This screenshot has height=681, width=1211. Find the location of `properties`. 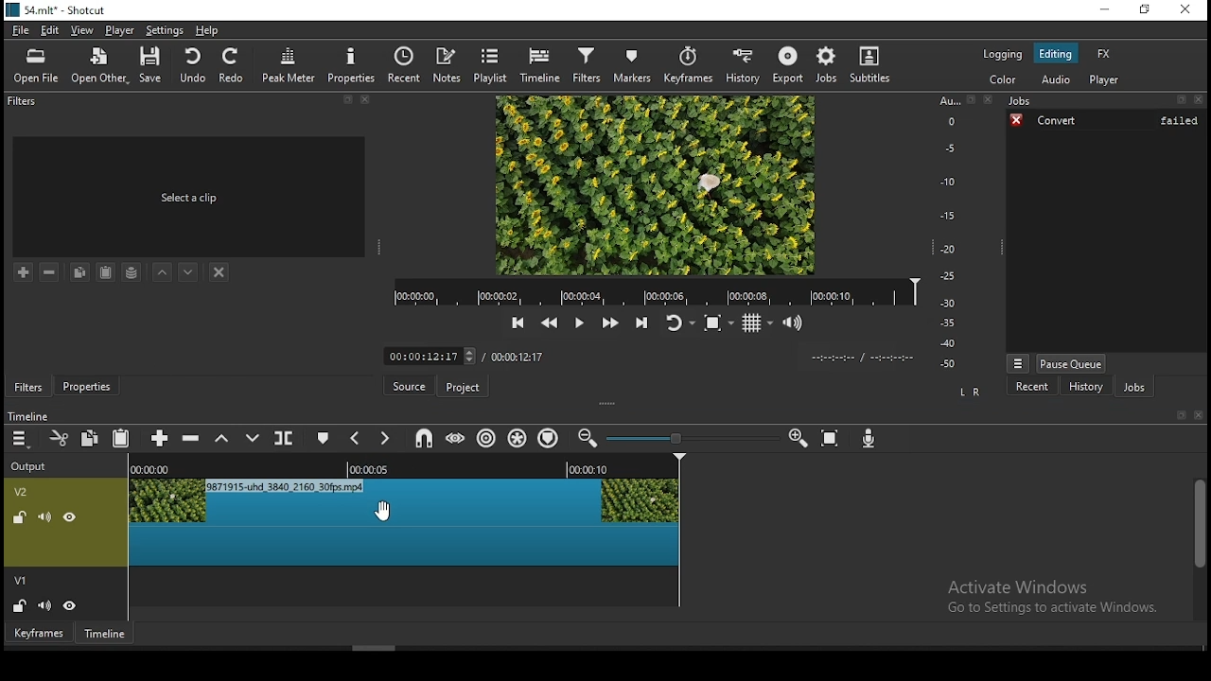

properties is located at coordinates (350, 64).